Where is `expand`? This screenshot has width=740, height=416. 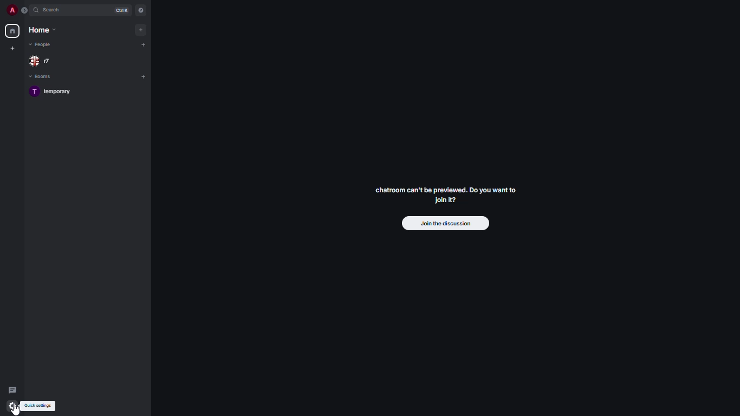
expand is located at coordinates (24, 11).